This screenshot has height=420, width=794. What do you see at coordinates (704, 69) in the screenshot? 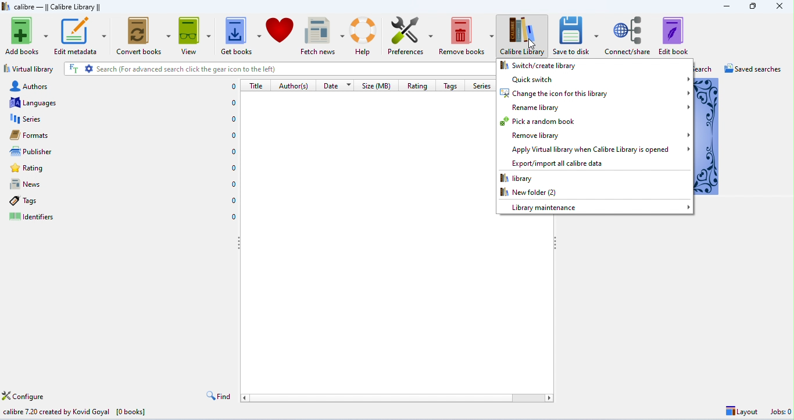
I see `search` at bounding box center [704, 69].